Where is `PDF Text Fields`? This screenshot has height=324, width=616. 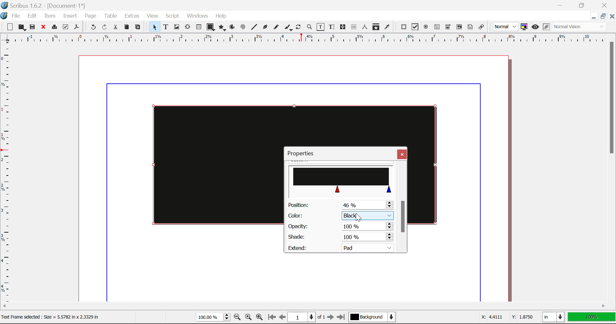 PDF Text Fields is located at coordinates (437, 27).